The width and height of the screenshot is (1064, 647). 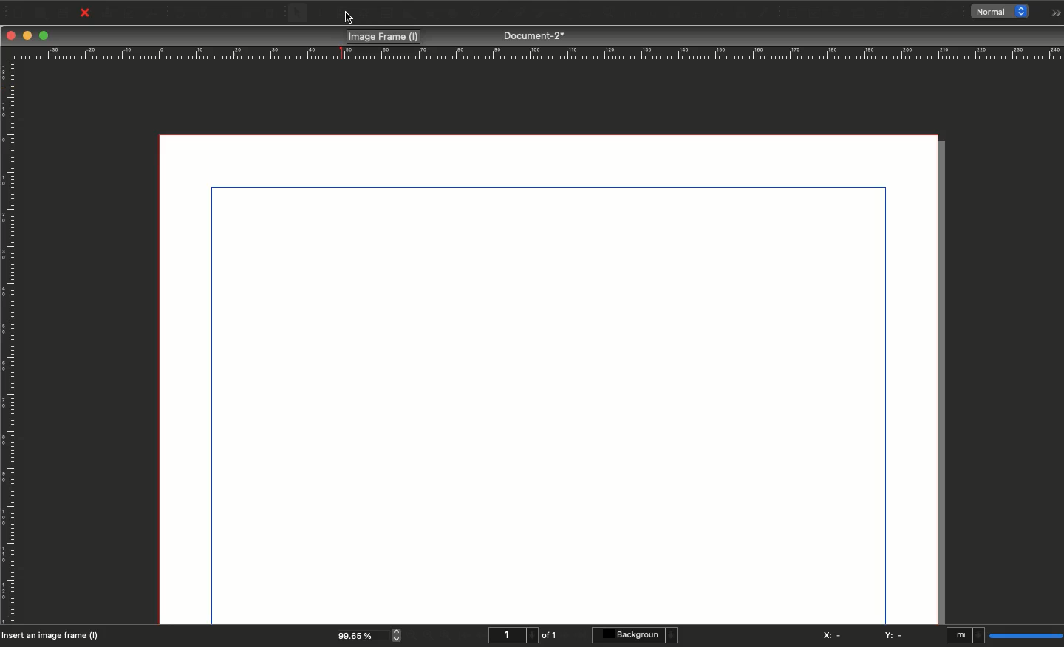 I want to click on Spiral, so click(x=477, y=15).